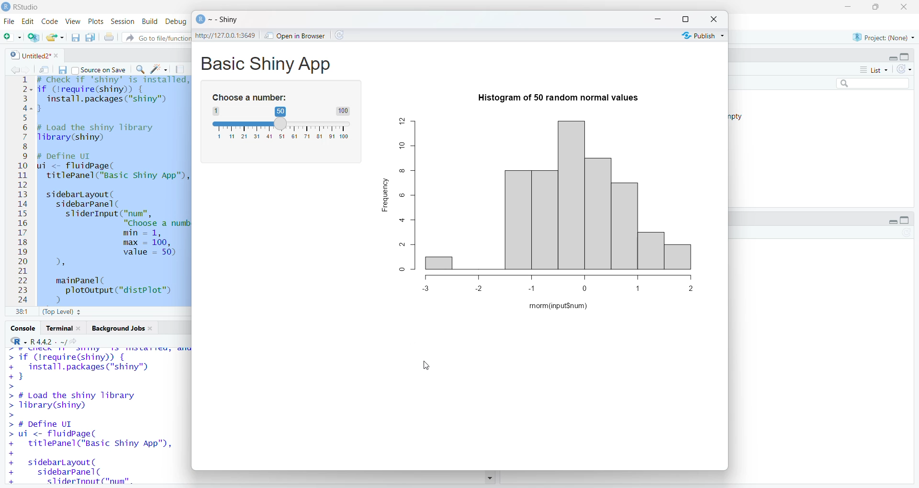 The height and width of the screenshot is (488, 919). What do you see at coordinates (904, 68) in the screenshot?
I see `refresh` at bounding box center [904, 68].